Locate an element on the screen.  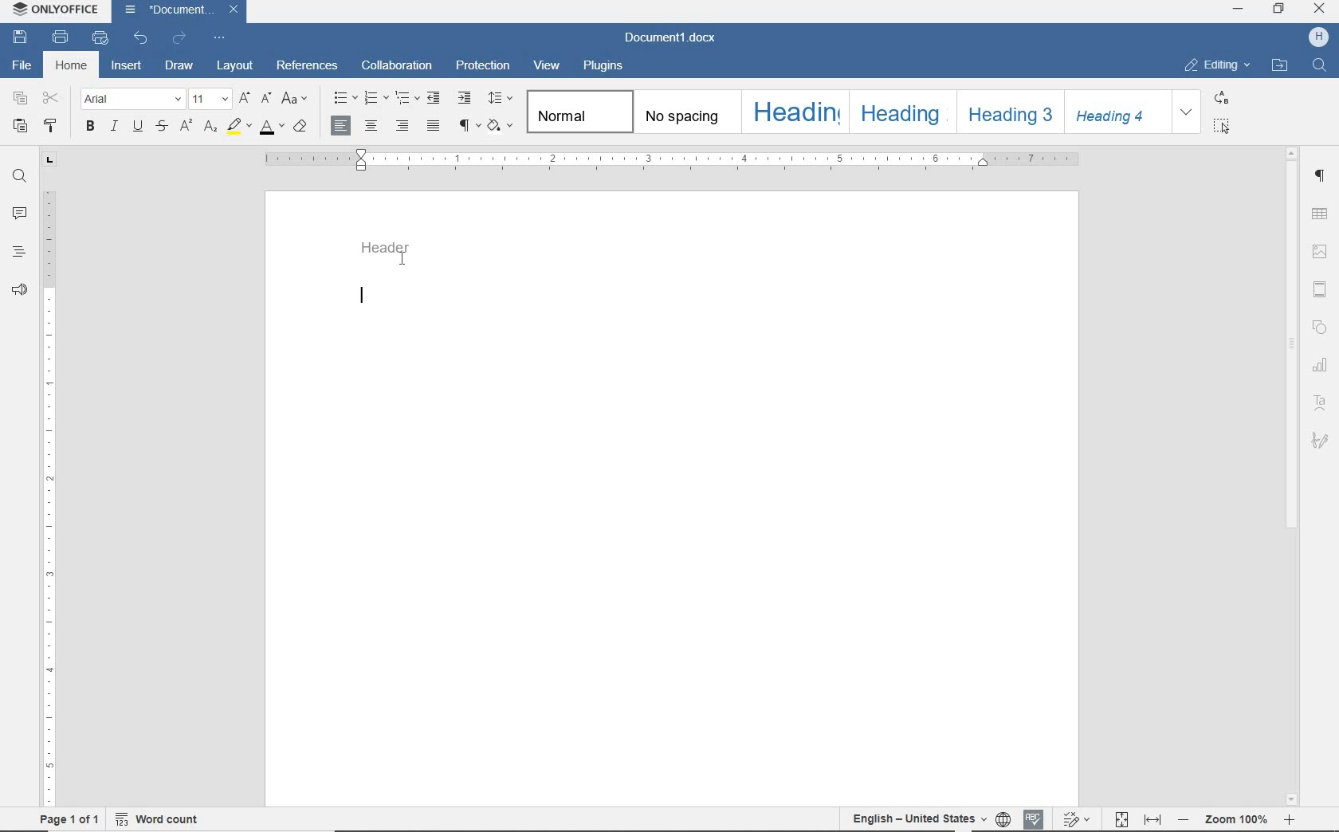
spellchecking is located at coordinates (1032, 818).